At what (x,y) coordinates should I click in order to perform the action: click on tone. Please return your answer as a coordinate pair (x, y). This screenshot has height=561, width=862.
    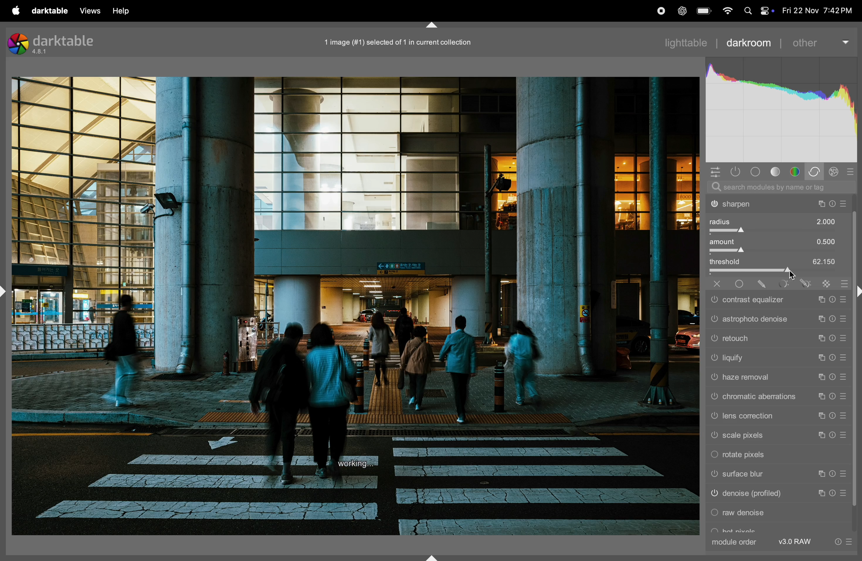
    Looking at the image, I should click on (777, 171).